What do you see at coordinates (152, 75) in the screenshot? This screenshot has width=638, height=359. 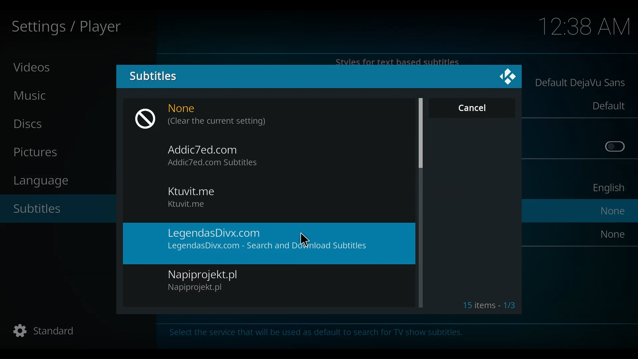 I see `Subtitles` at bounding box center [152, 75].